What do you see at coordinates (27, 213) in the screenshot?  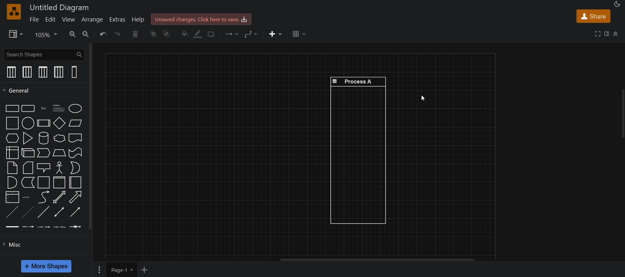 I see `dotted line` at bounding box center [27, 213].